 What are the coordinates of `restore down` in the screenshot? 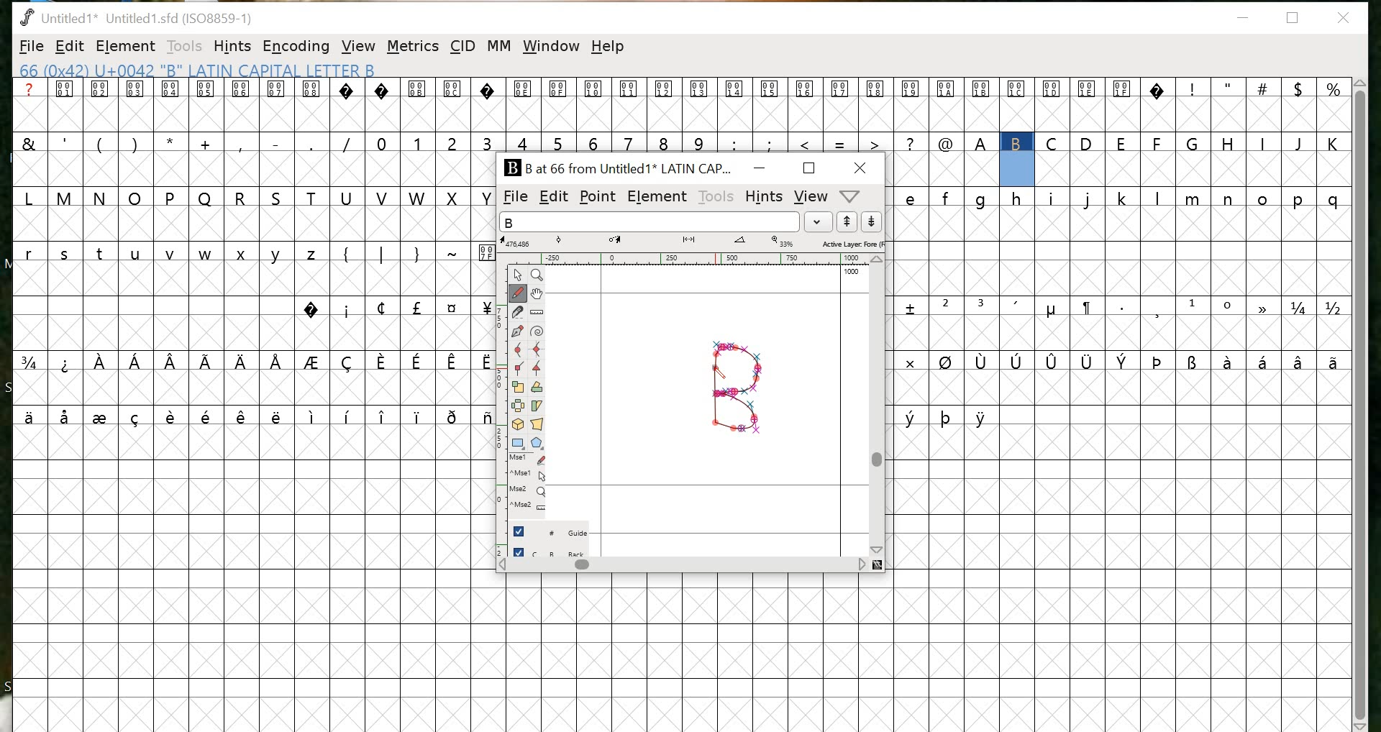 It's located at (1293, 18).